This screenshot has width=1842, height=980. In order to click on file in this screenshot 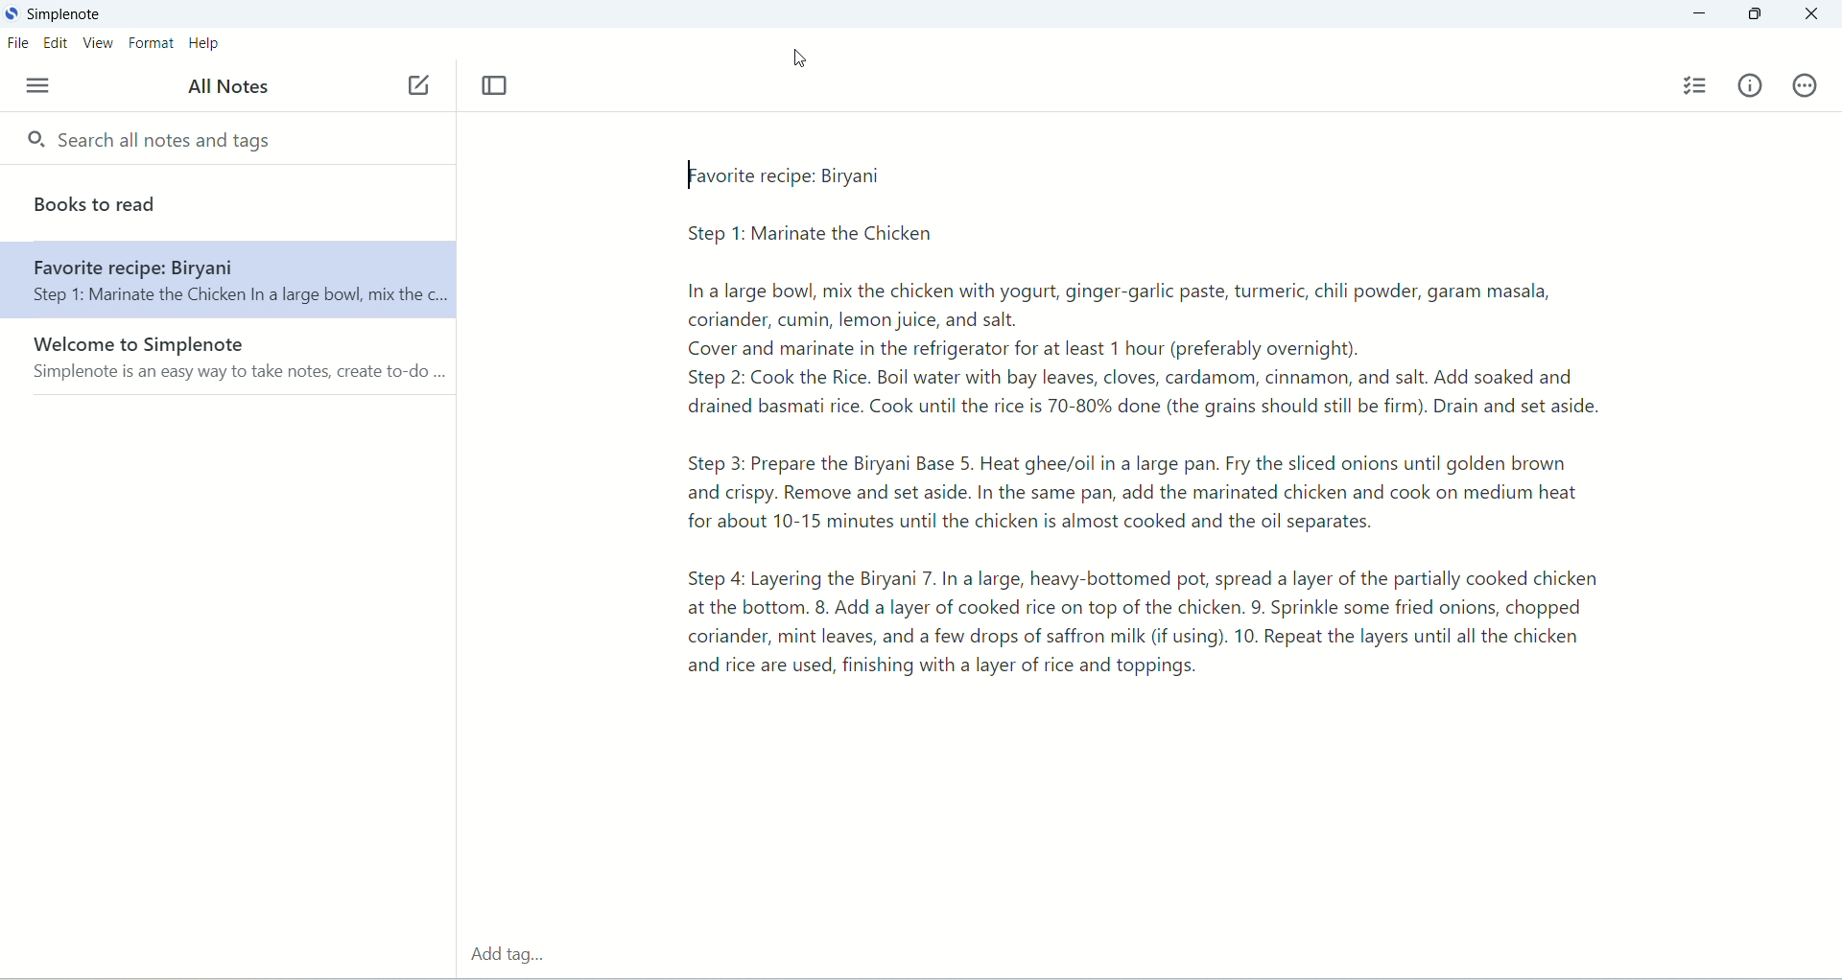, I will do `click(16, 46)`.